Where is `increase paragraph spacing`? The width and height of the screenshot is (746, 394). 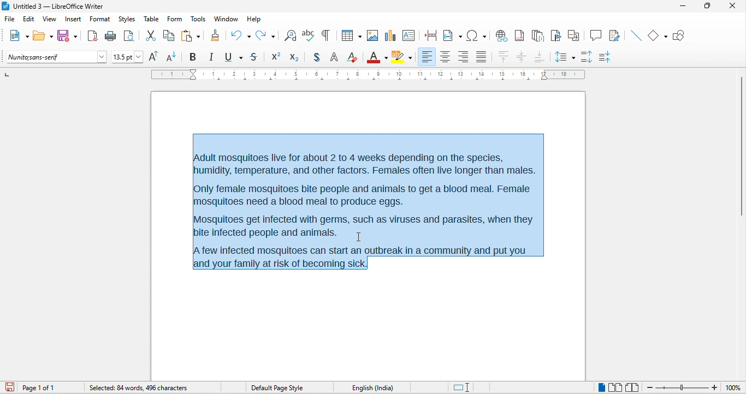
increase paragraph spacing is located at coordinates (586, 56).